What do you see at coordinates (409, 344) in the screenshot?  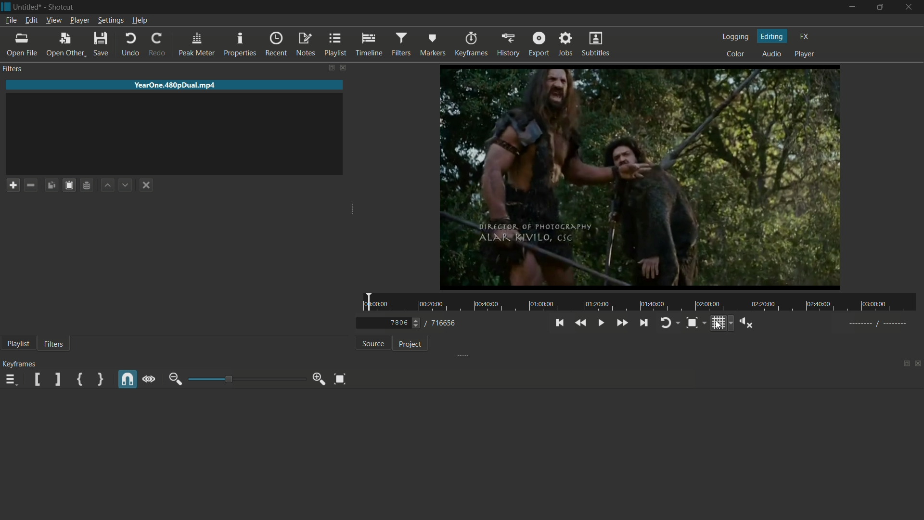 I see `project` at bounding box center [409, 344].